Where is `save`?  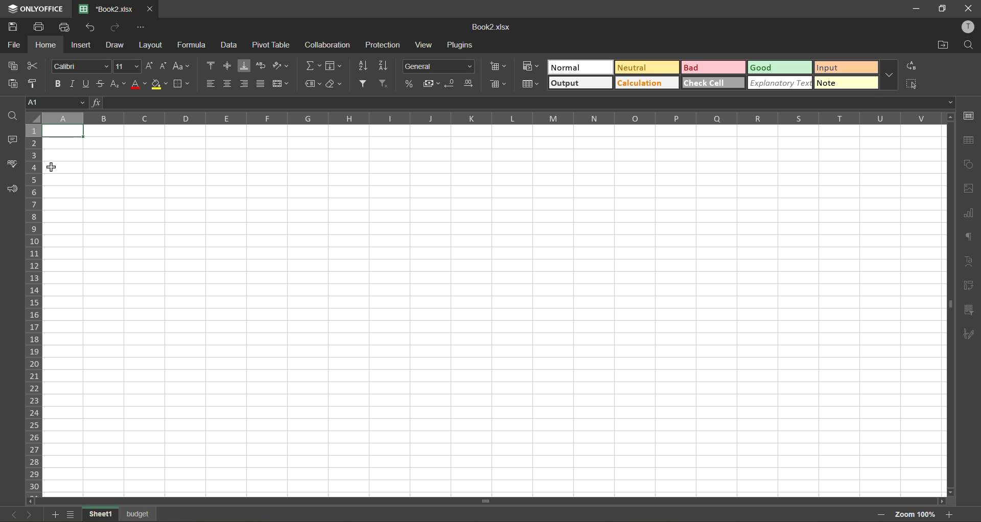
save is located at coordinates (13, 27).